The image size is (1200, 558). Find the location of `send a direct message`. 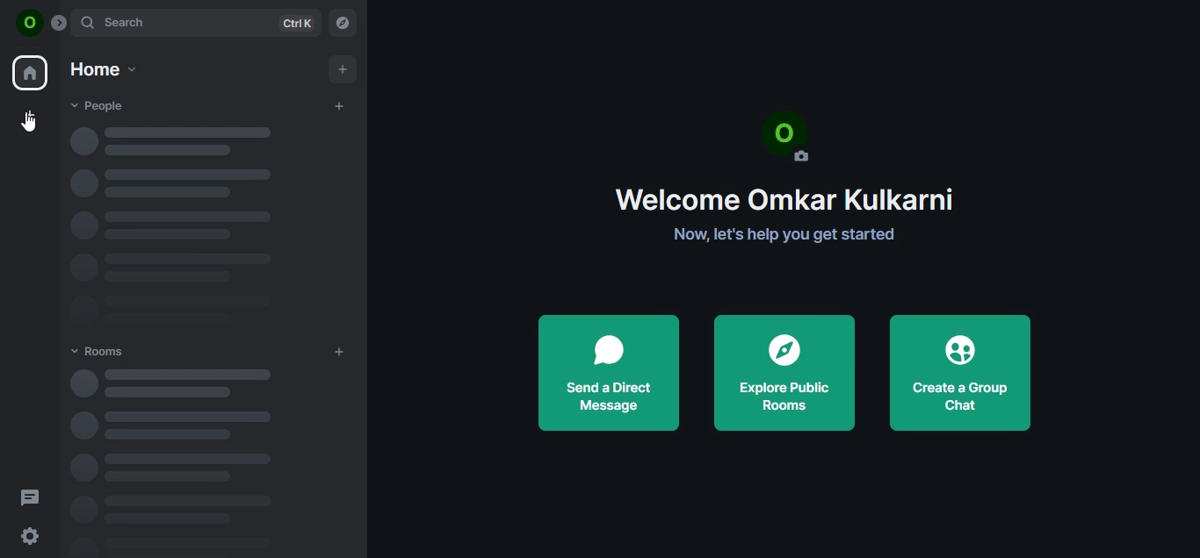

send a direct message is located at coordinates (607, 374).